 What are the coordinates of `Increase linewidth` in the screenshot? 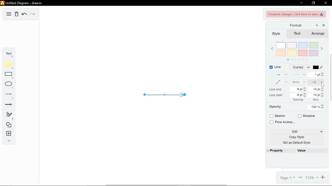 It's located at (323, 73).